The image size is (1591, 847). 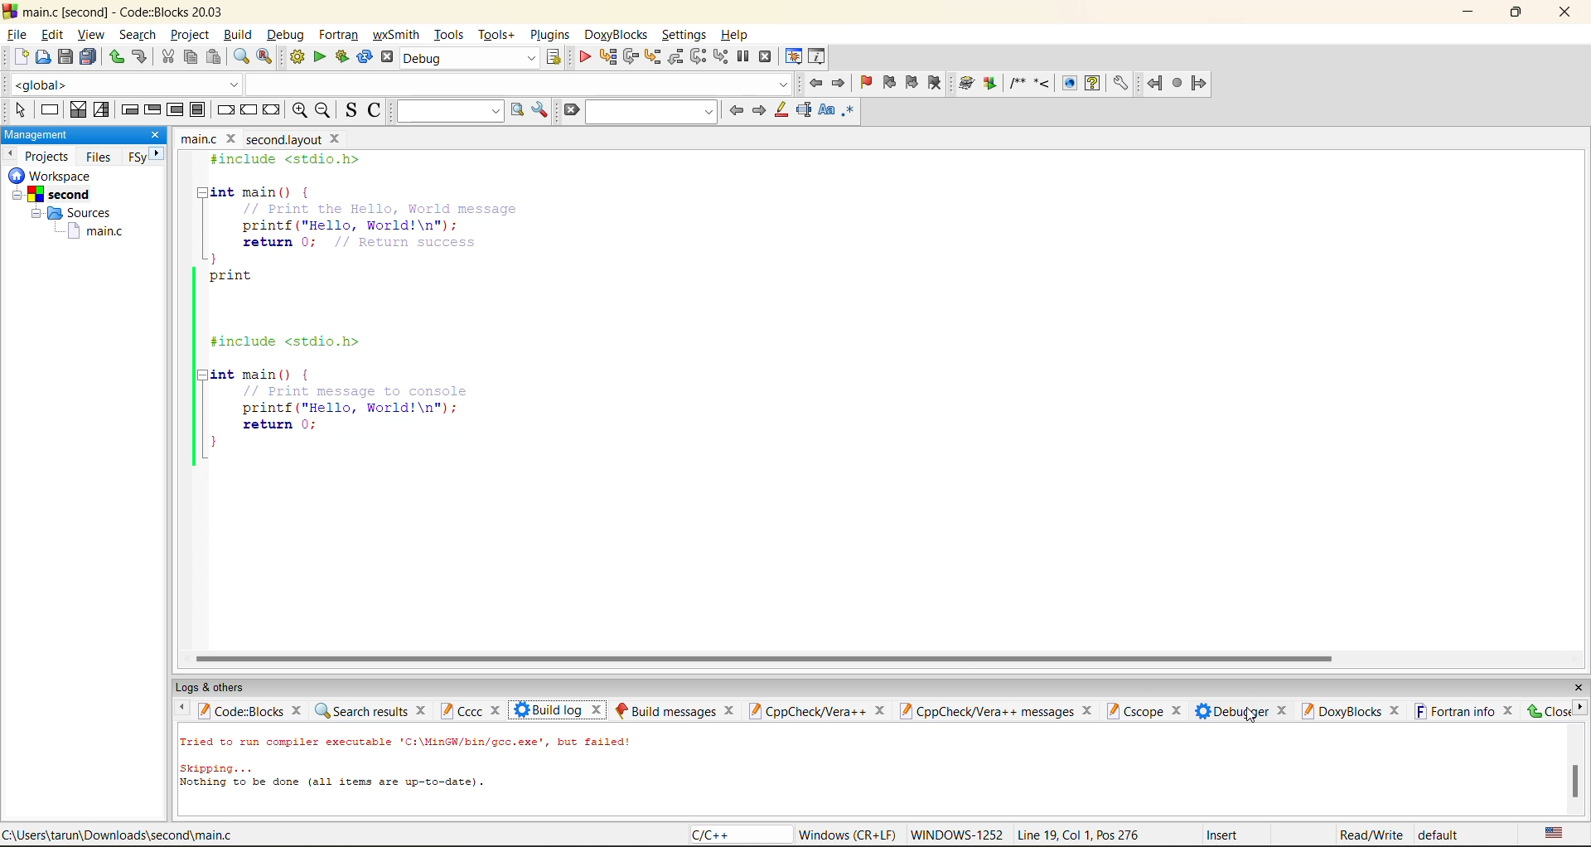 I want to click on search, so click(x=134, y=36).